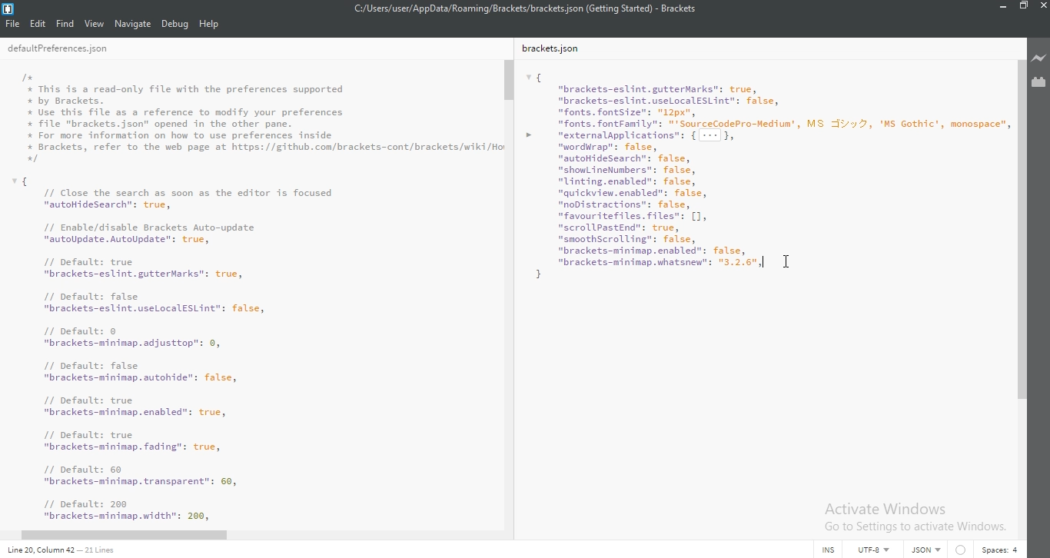  I want to click on JSON, so click(923, 550).